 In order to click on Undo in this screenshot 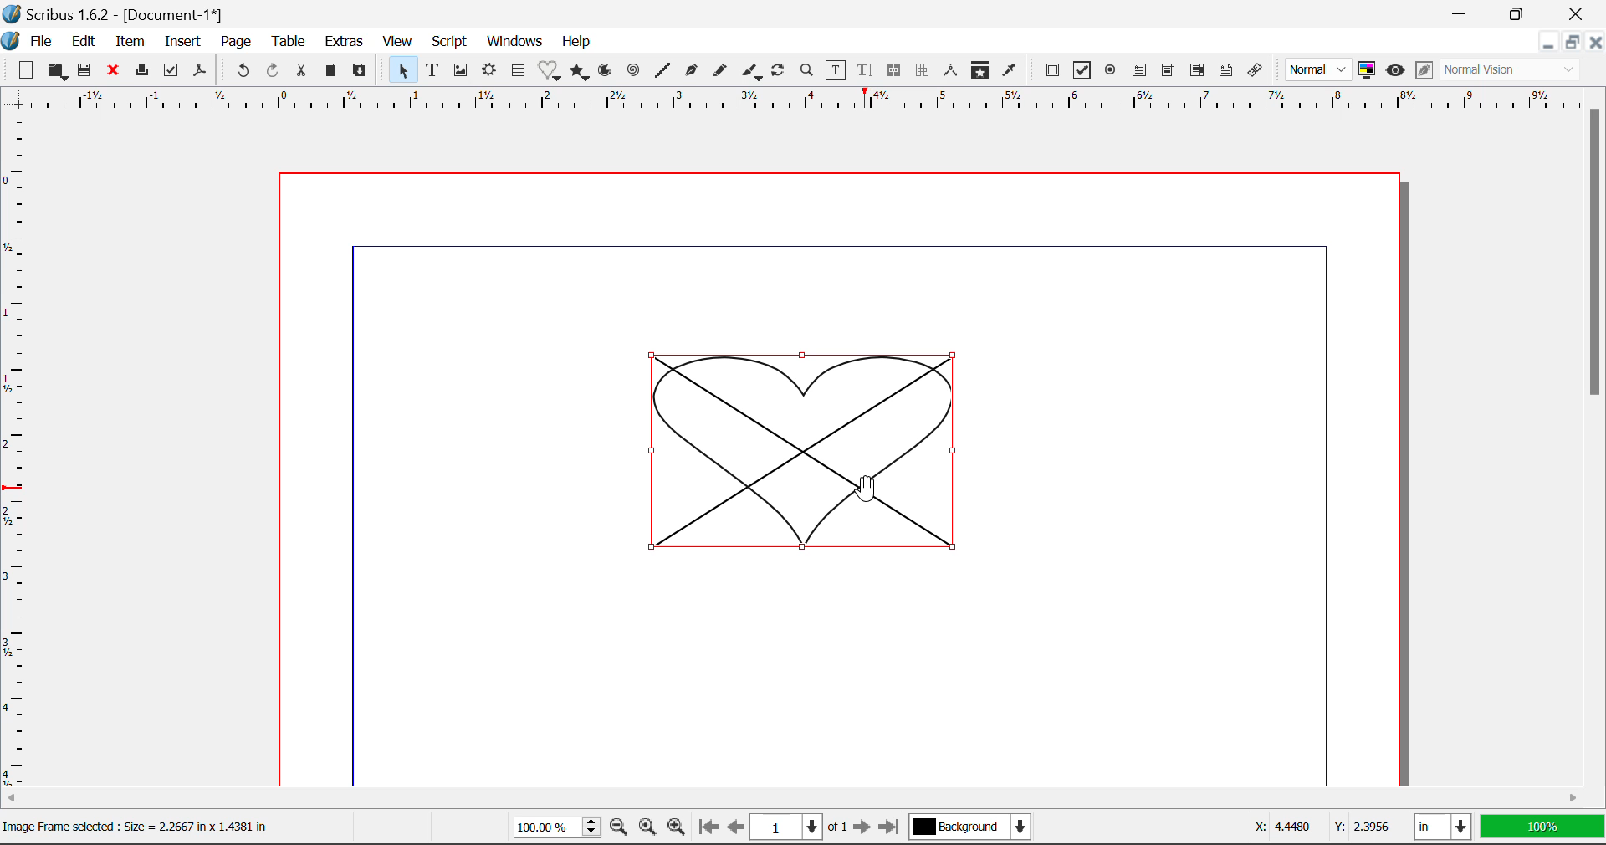, I will do `click(240, 71)`.